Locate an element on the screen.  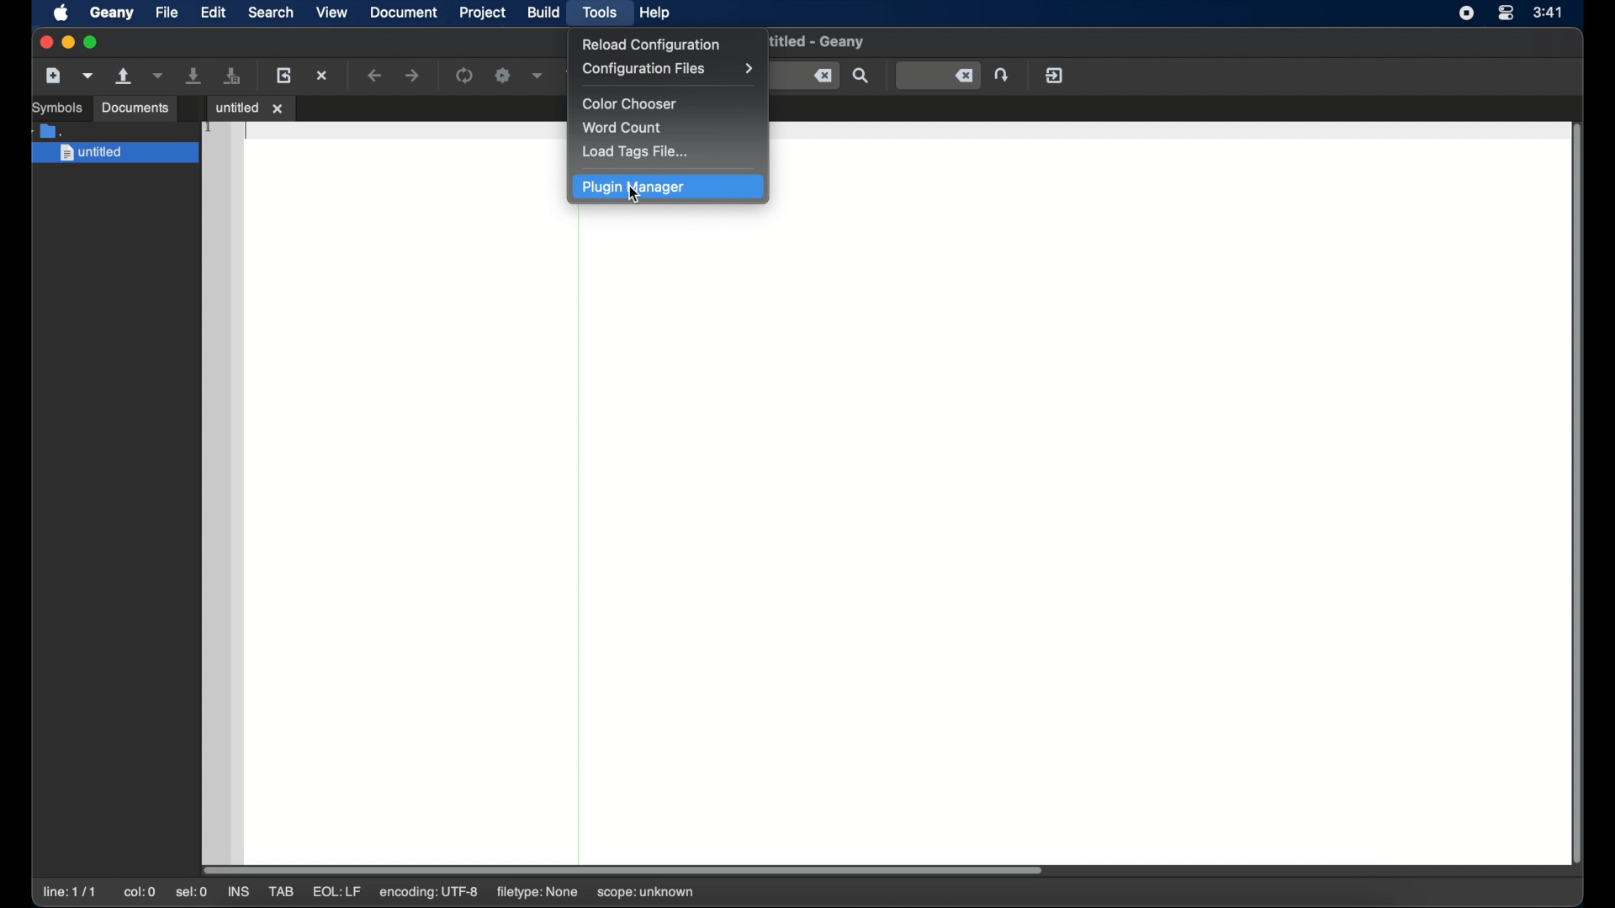
control center is located at coordinates (1507, 13).